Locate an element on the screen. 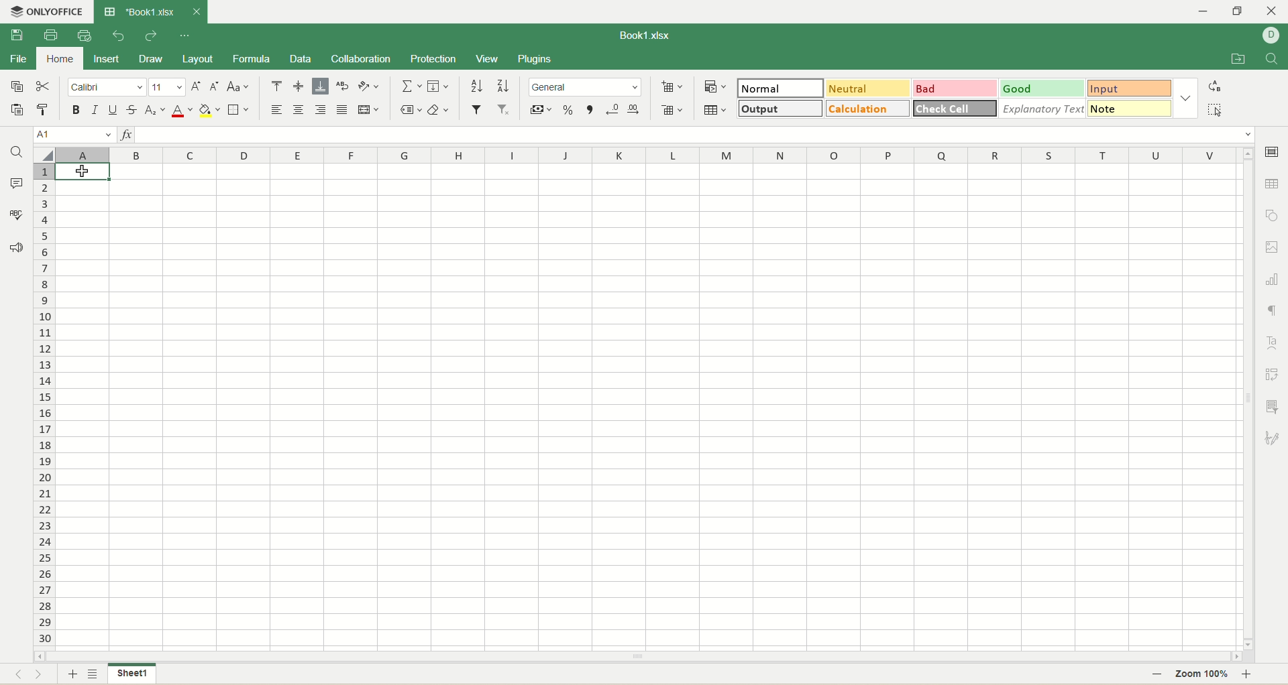 This screenshot has height=685, width=1288. redo is located at coordinates (150, 35).